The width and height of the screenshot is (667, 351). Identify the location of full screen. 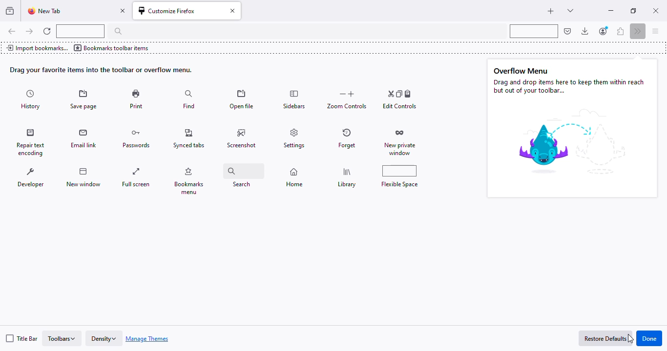
(137, 177).